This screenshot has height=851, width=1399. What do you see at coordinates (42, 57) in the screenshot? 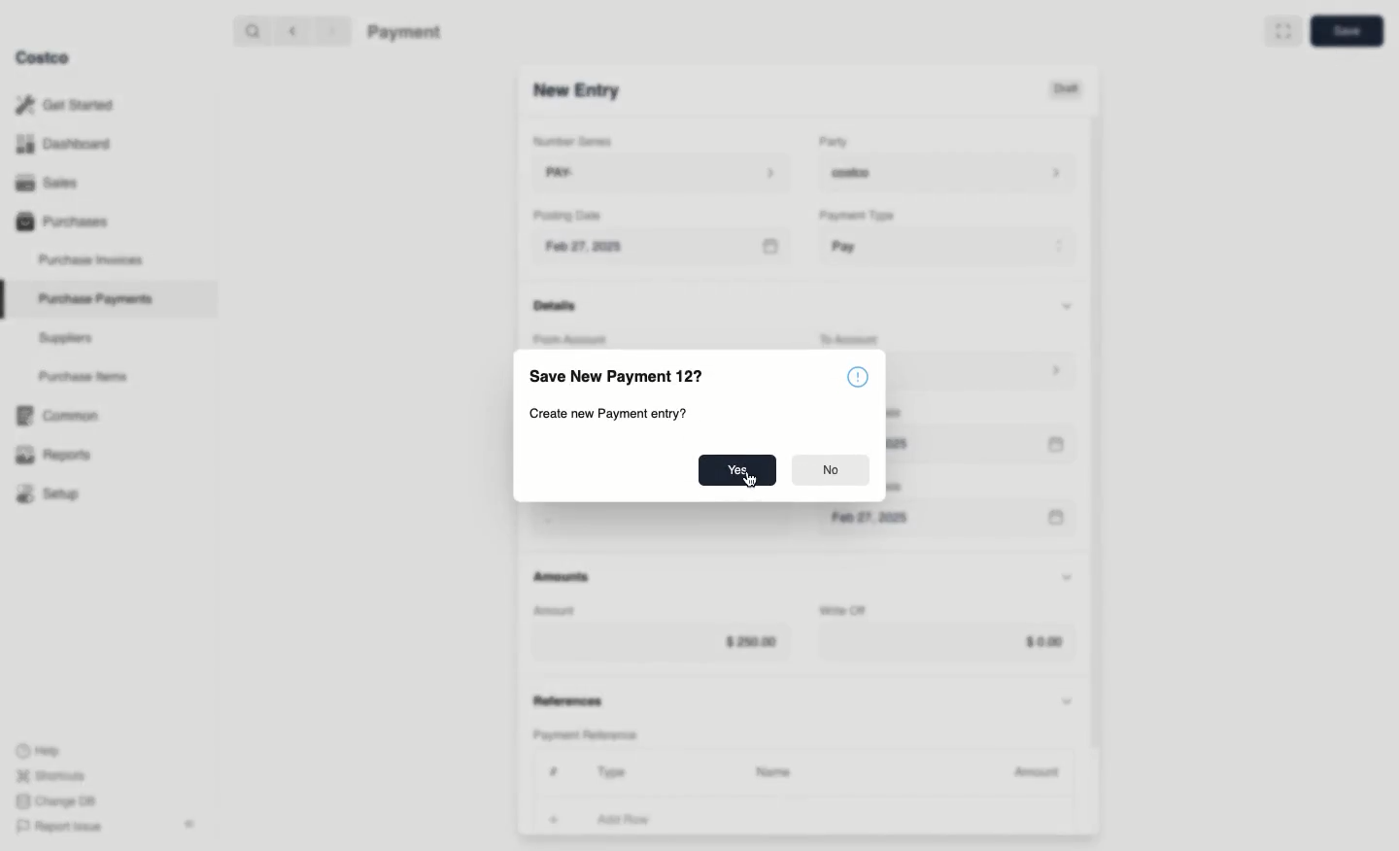
I see `Costco` at bounding box center [42, 57].